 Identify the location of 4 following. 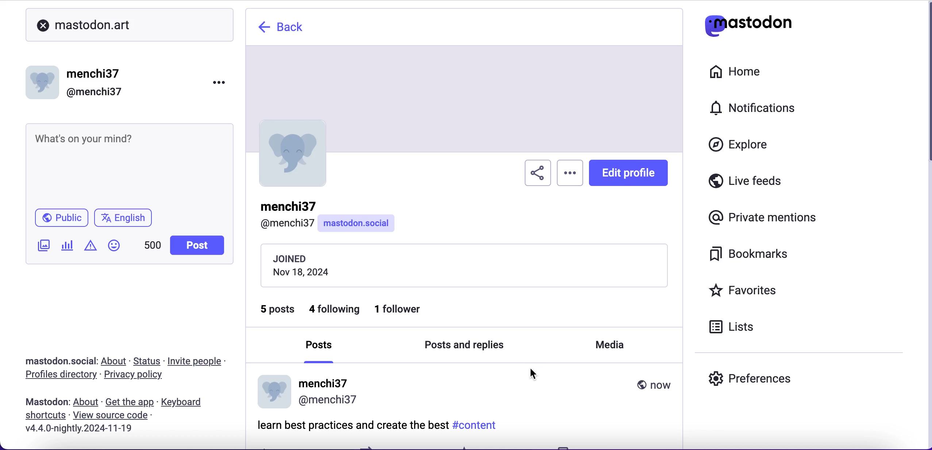
(334, 313).